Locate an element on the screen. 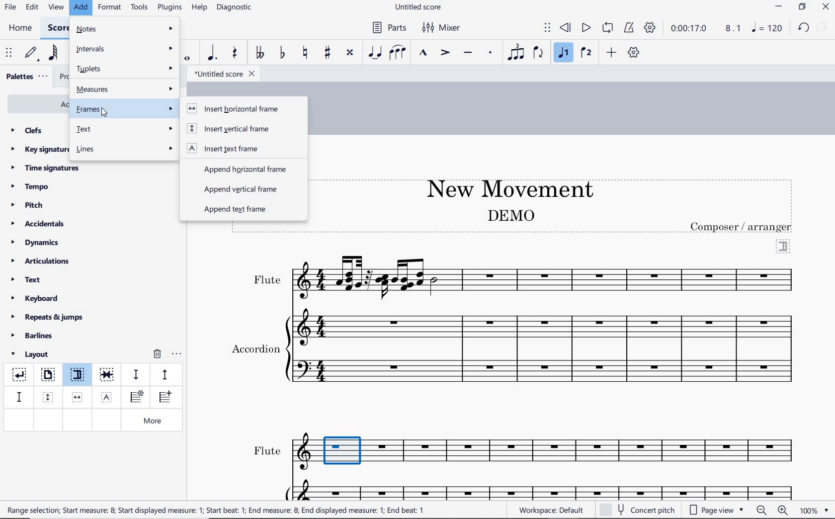 The height and width of the screenshot is (519, 835). insert one measure before selection is located at coordinates (164, 398).